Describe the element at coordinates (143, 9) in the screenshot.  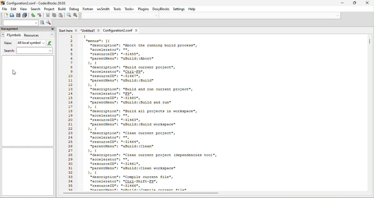
I see `plugins` at that location.